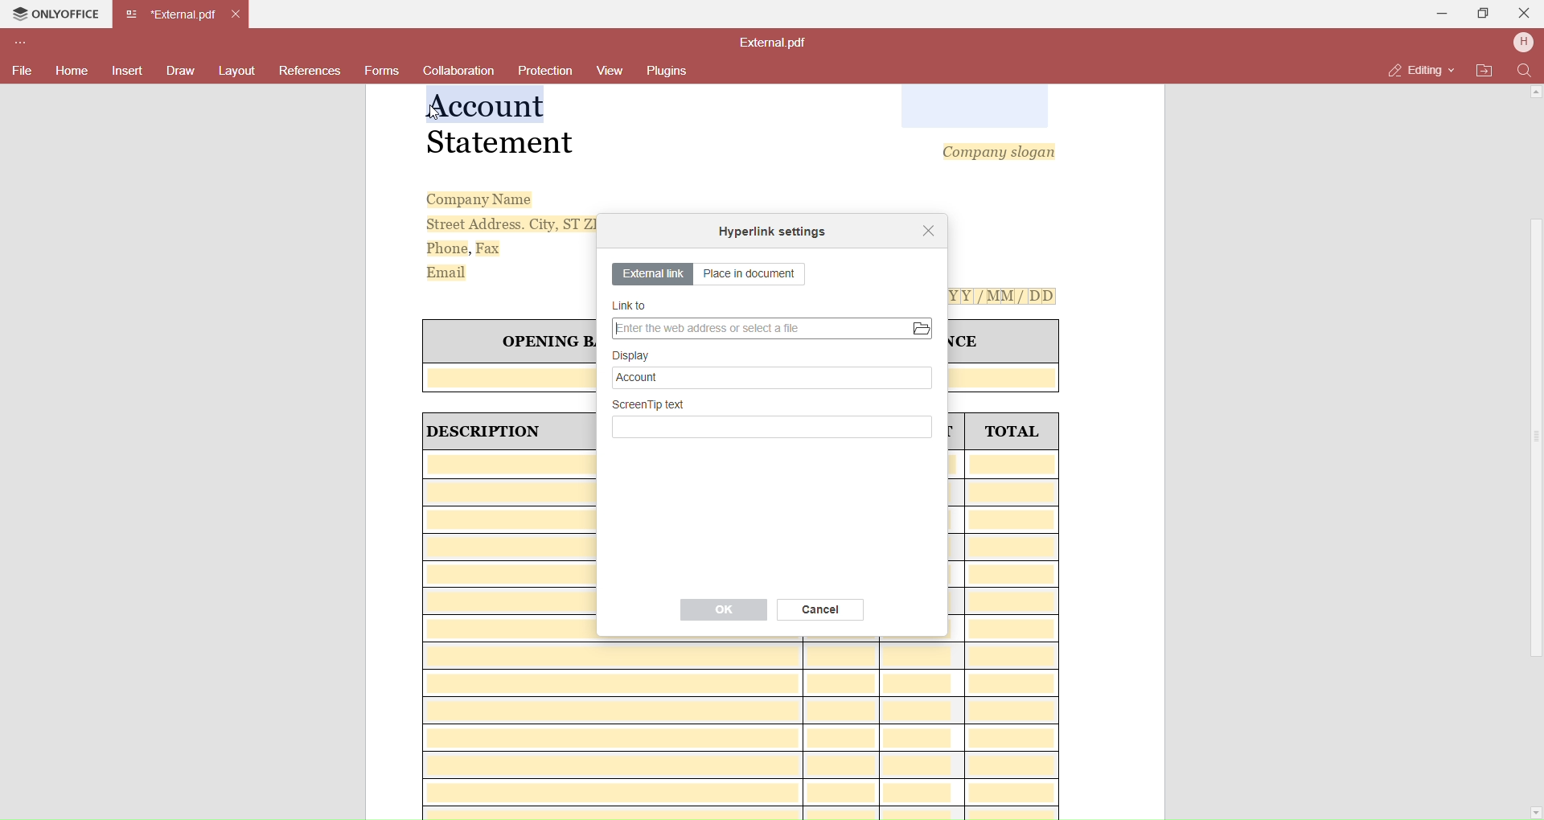 This screenshot has height=820, width=1544. I want to click on External link, so click(653, 274).